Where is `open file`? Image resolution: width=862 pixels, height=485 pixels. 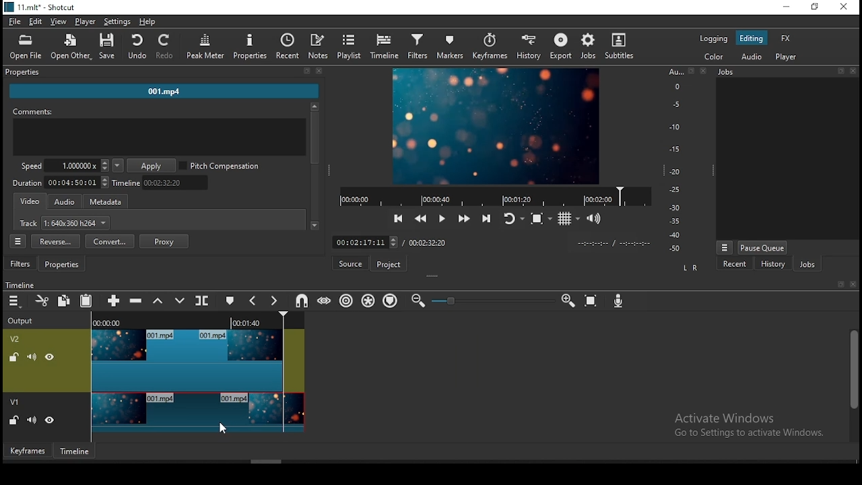
open file is located at coordinates (26, 45).